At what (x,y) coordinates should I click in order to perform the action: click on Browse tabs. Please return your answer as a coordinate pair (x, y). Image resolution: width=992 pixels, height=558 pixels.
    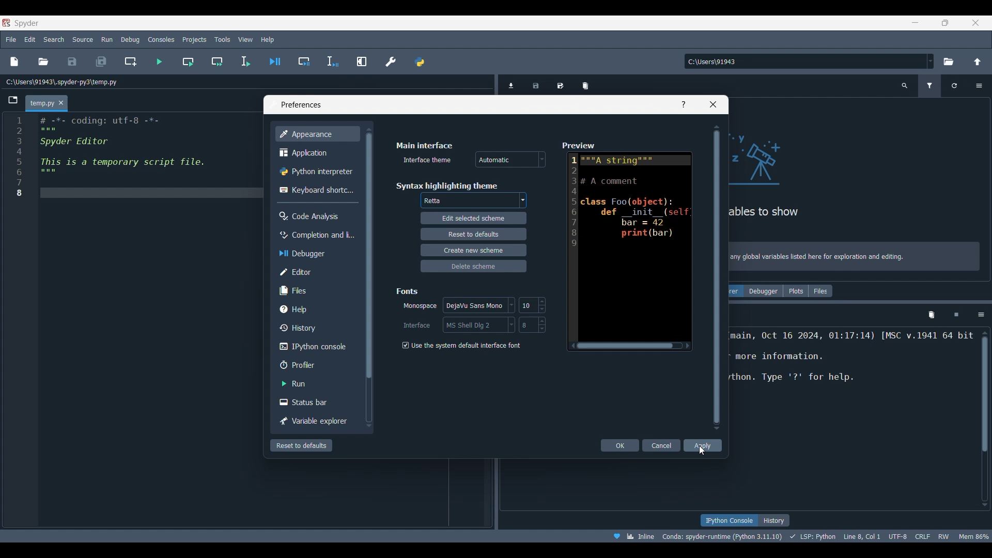
    Looking at the image, I should click on (13, 100).